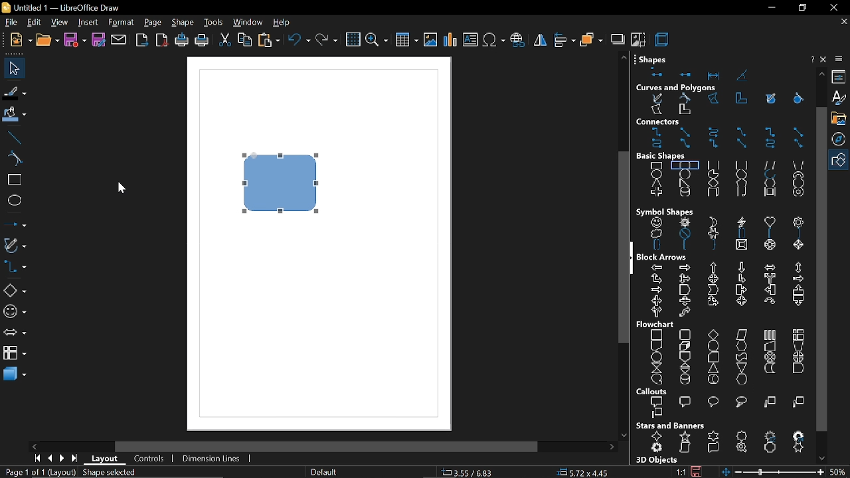 This screenshot has height=478, width=850. What do you see at coordinates (841, 119) in the screenshot?
I see `gallery` at bounding box center [841, 119].